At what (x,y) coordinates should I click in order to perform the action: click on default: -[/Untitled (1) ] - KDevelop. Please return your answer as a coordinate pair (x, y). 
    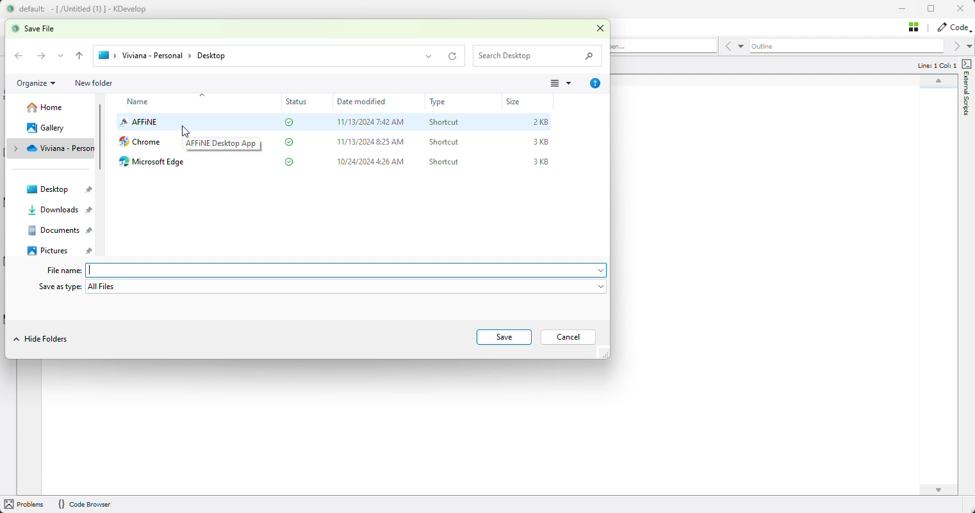
    Looking at the image, I should click on (83, 9).